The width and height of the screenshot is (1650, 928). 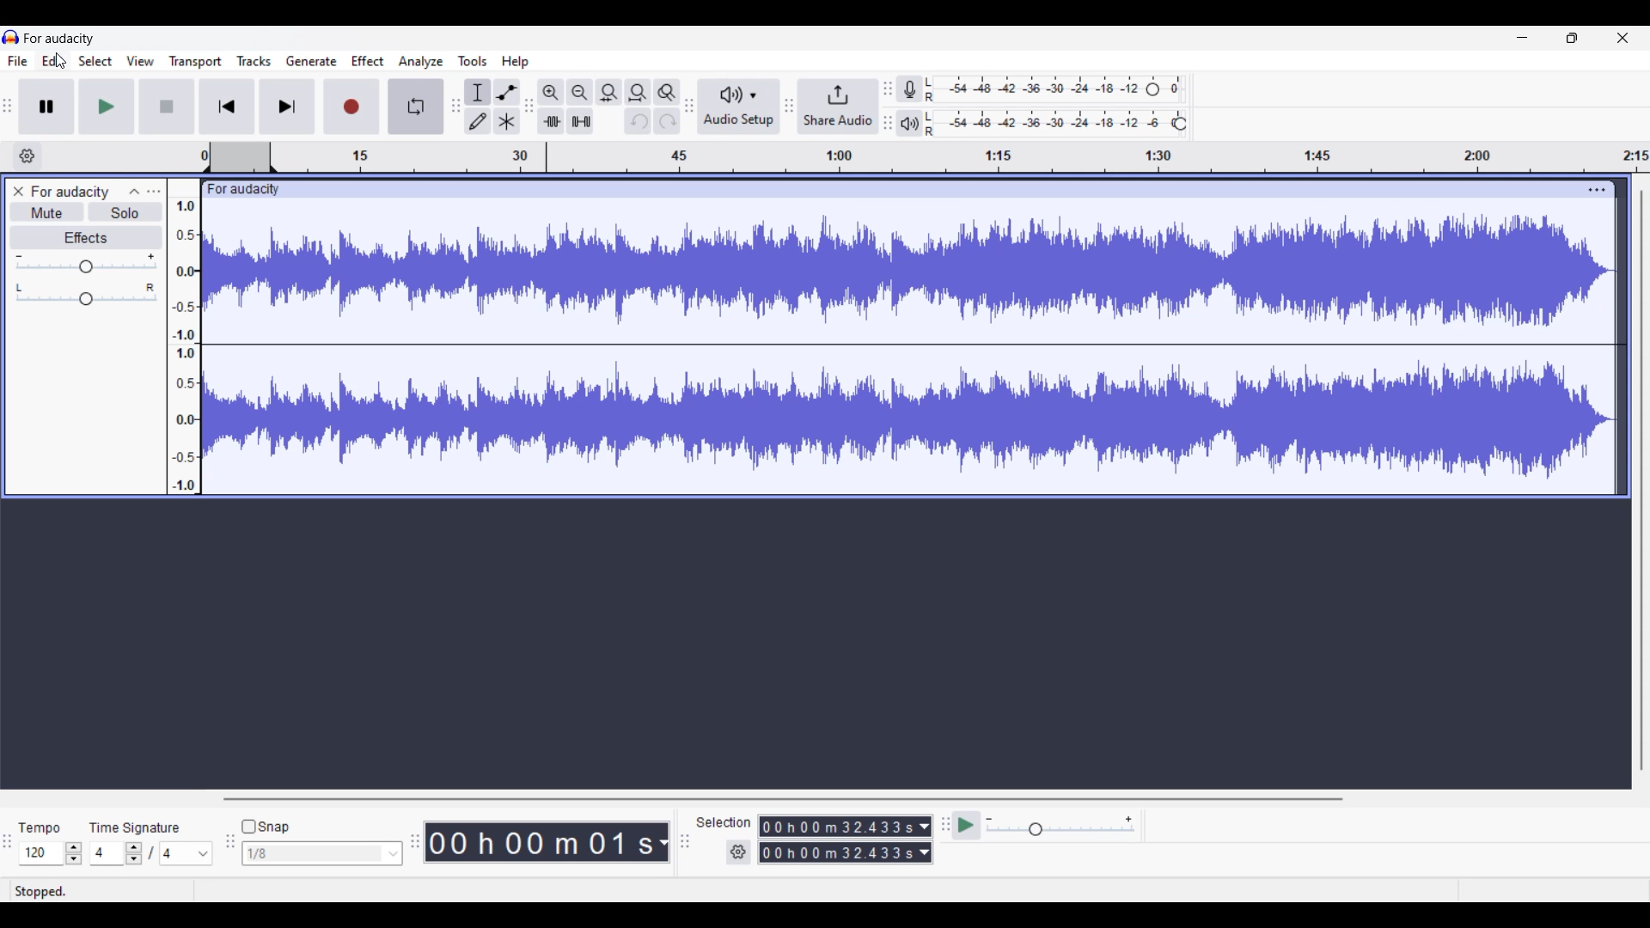 I want to click on Horizontal scroll bar, so click(x=781, y=799).